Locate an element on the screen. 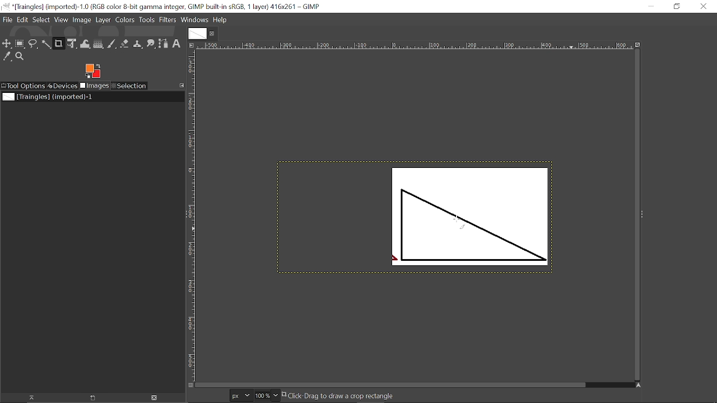 This screenshot has height=403, width=717. Text tool is located at coordinates (643, 147).